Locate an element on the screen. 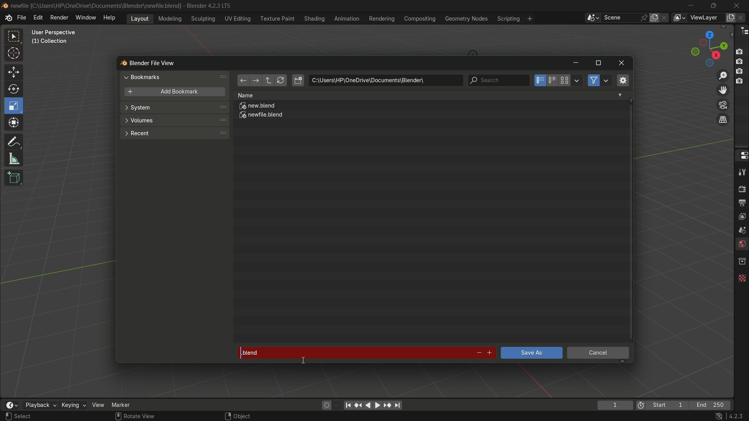  recent is located at coordinates (174, 133).